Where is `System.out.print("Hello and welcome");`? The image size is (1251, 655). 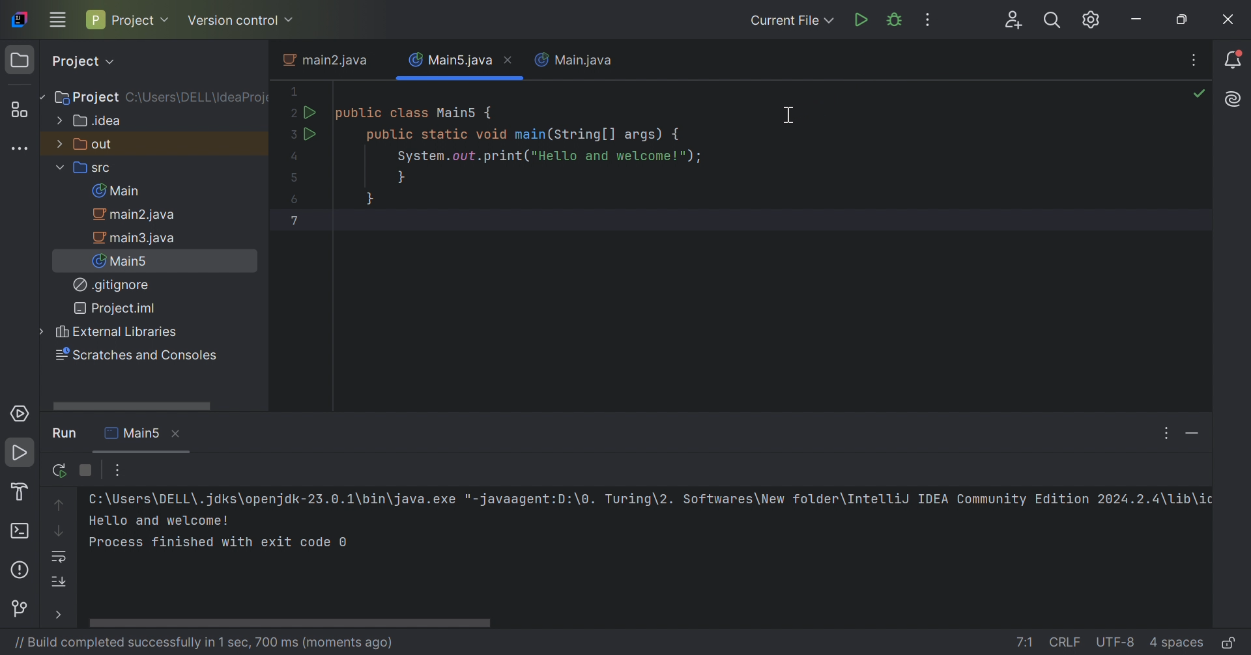 System.out.print("Hello and welcome"); is located at coordinates (552, 157).